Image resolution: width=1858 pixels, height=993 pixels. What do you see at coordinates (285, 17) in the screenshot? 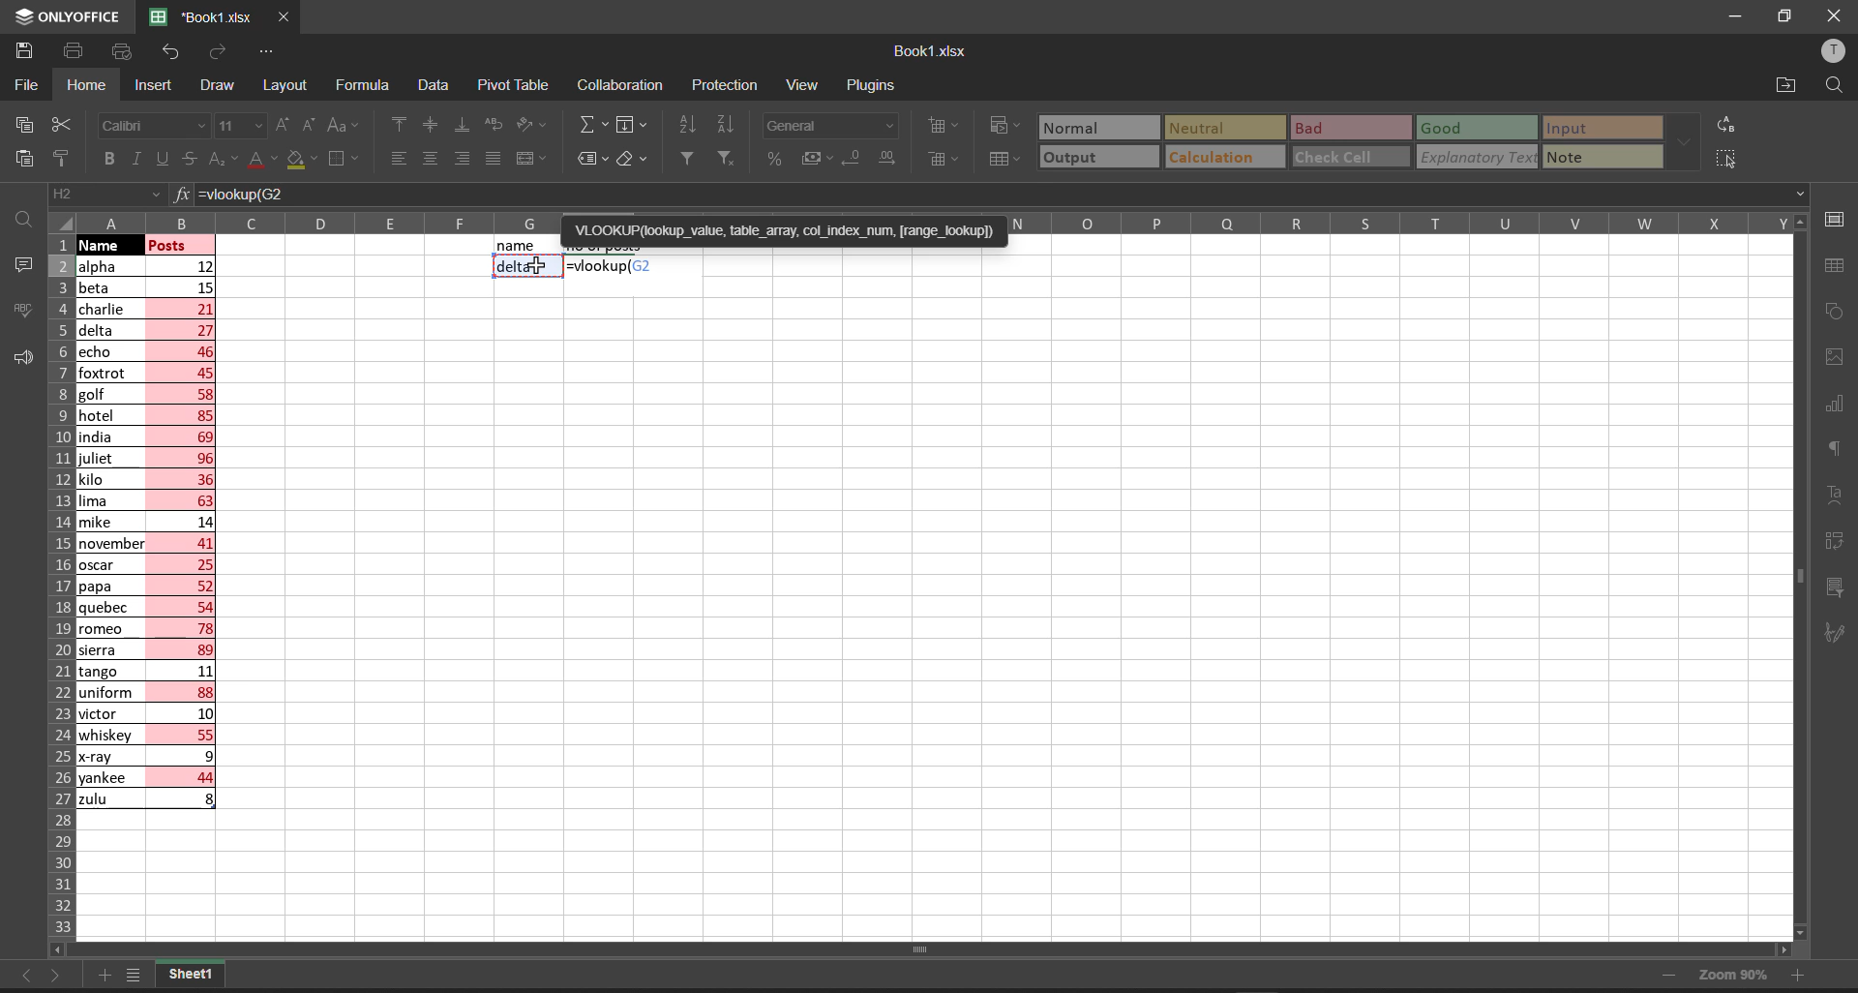
I see `close workbook` at bounding box center [285, 17].